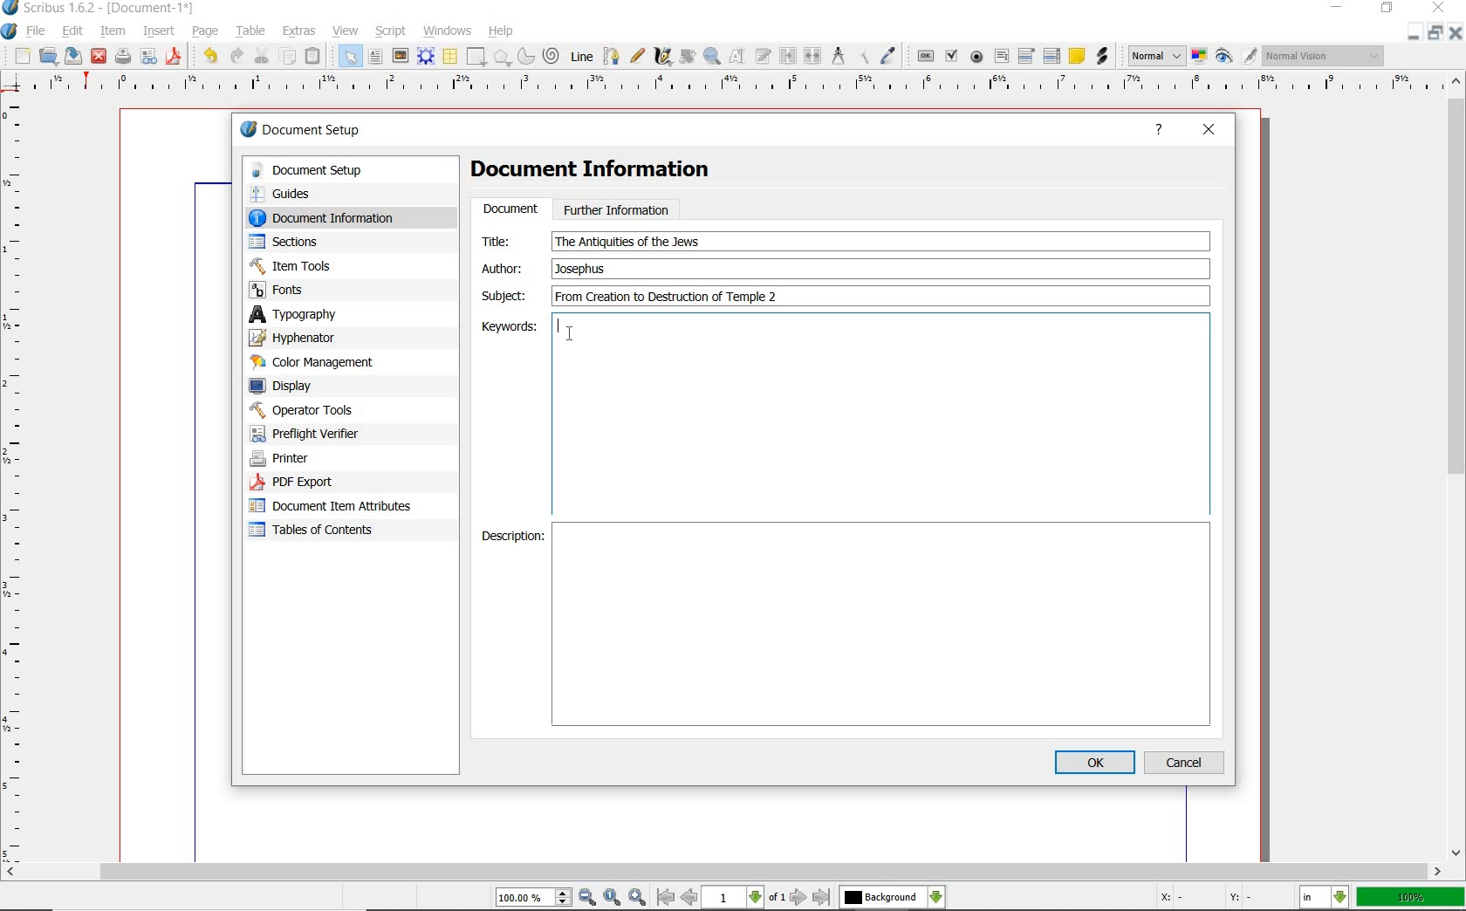 This screenshot has height=911, width=1466. I want to click on help, so click(504, 30).